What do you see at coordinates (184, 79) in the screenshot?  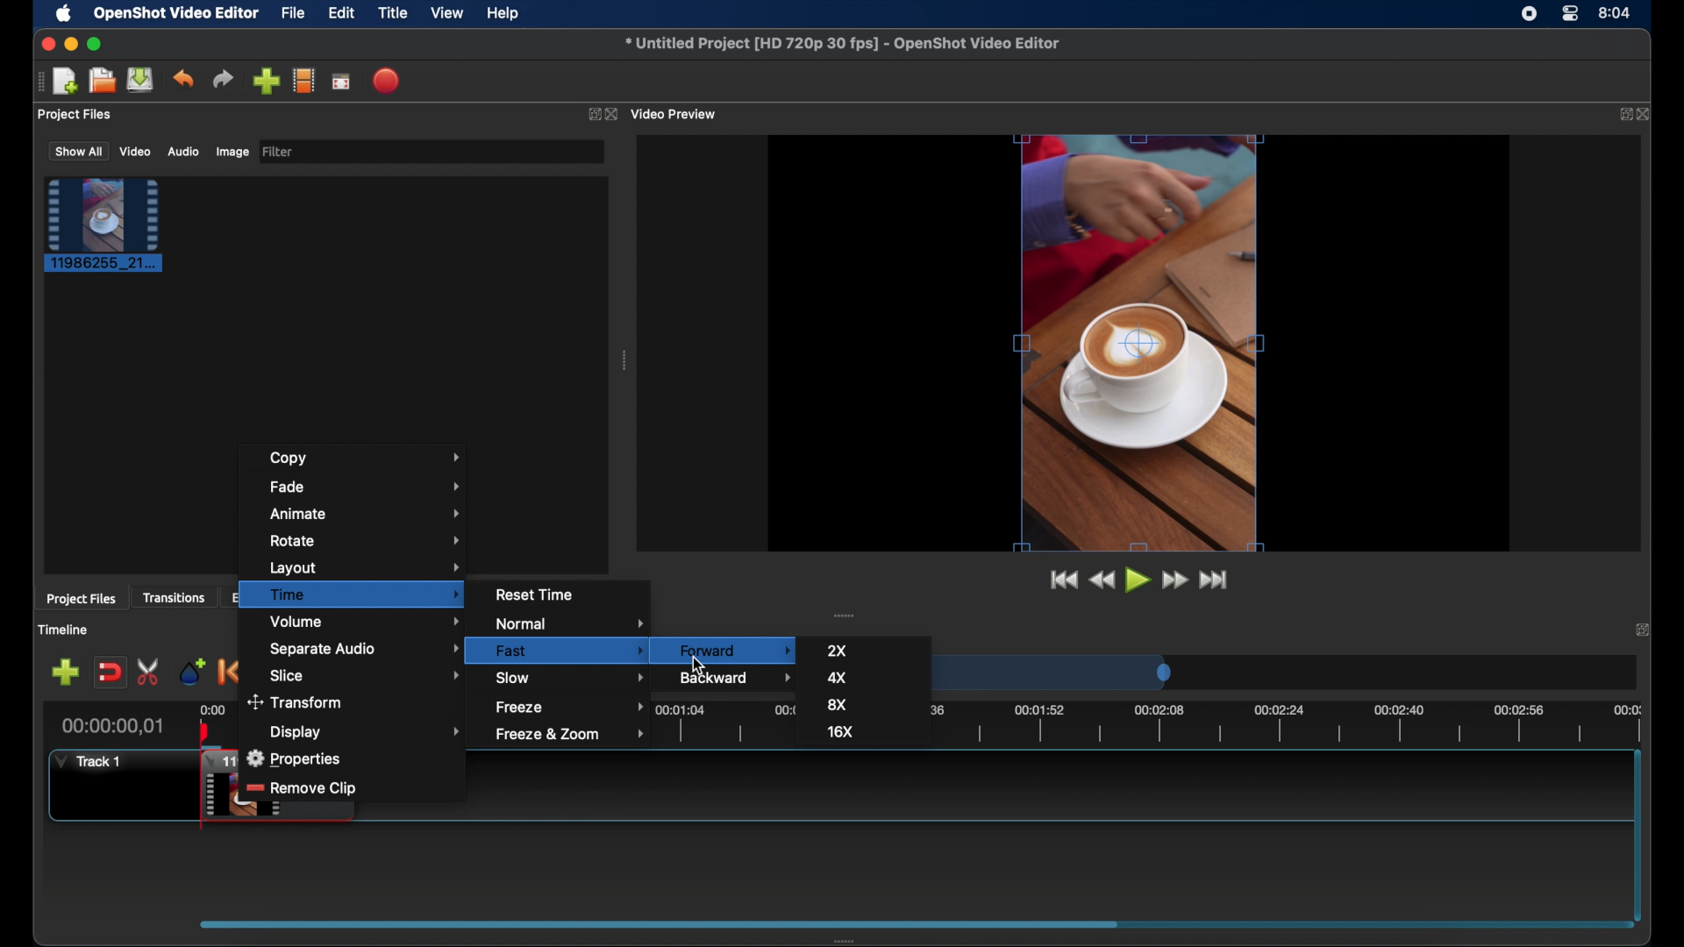 I see `undo` at bounding box center [184, 79].